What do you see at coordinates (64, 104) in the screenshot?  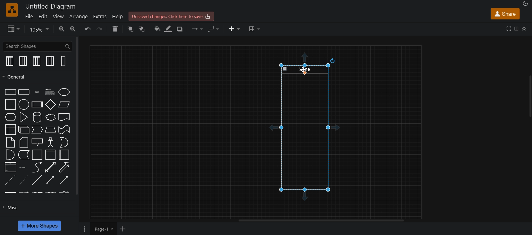 I see `parallelogram` at bounding box center [64, 104].